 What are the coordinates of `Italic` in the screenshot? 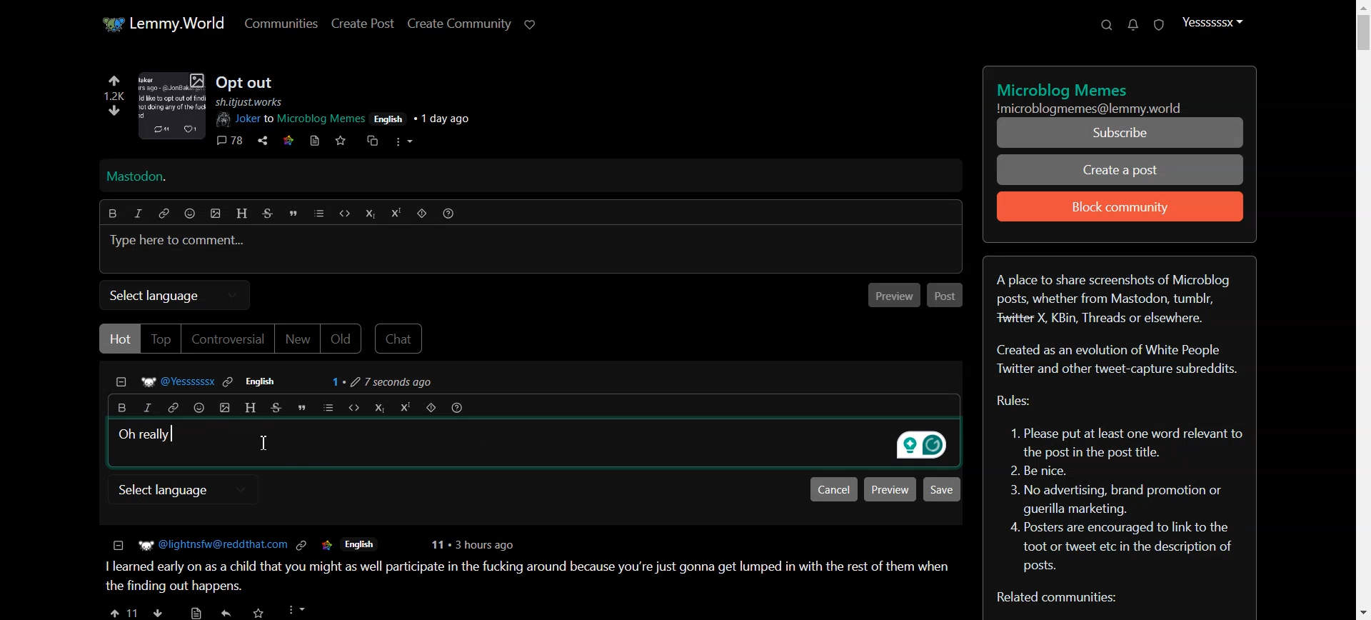 It's located at (147, 409).